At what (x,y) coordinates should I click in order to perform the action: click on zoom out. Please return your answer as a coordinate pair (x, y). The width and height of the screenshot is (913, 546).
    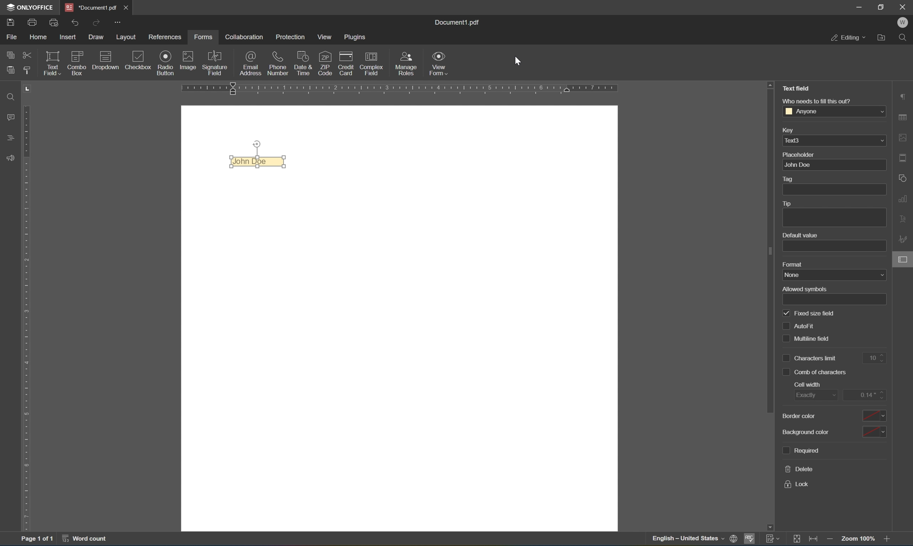
    Looking at the image, I should click on (830, 540).